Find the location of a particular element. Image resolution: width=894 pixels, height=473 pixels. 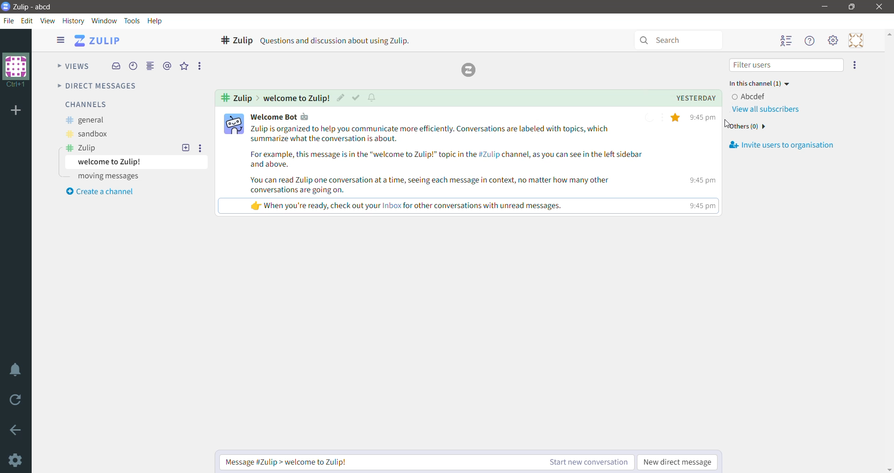

Filter users is located at coordinates (786, 66).